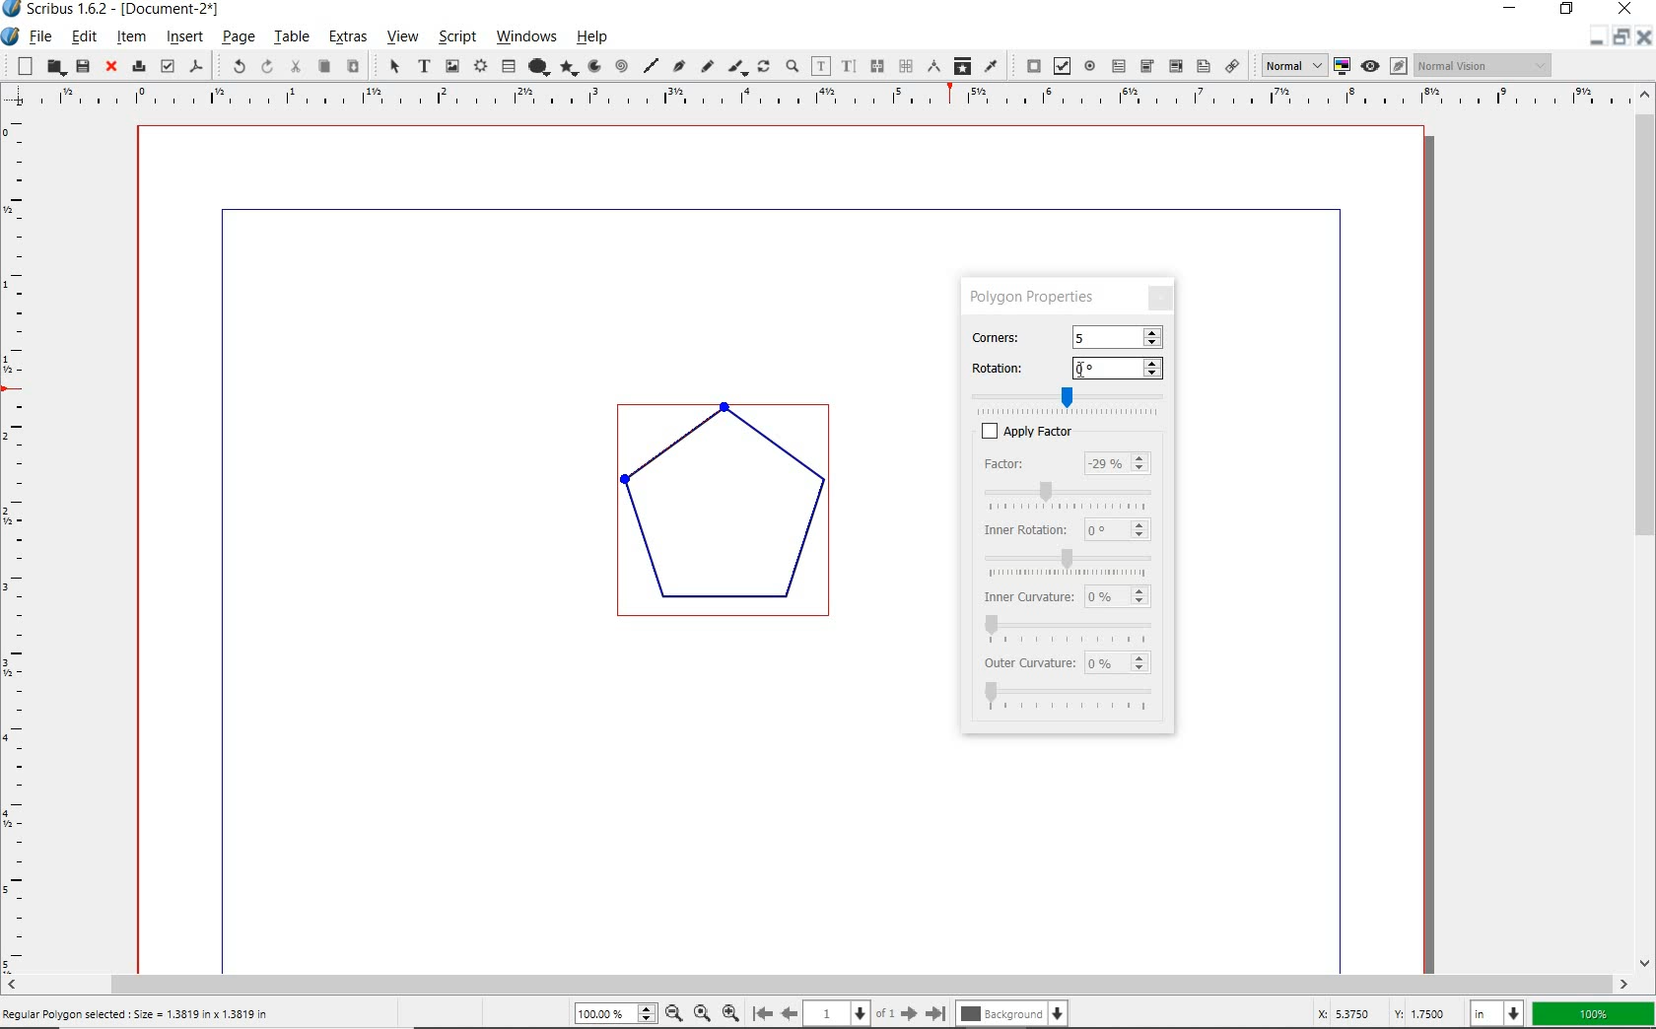 The height and width of the screenshot is (1029, 1656). Describe the element at coordinates (1032, 297) in the screenshot. I see `POLYGON PROPERTIES` at that location.